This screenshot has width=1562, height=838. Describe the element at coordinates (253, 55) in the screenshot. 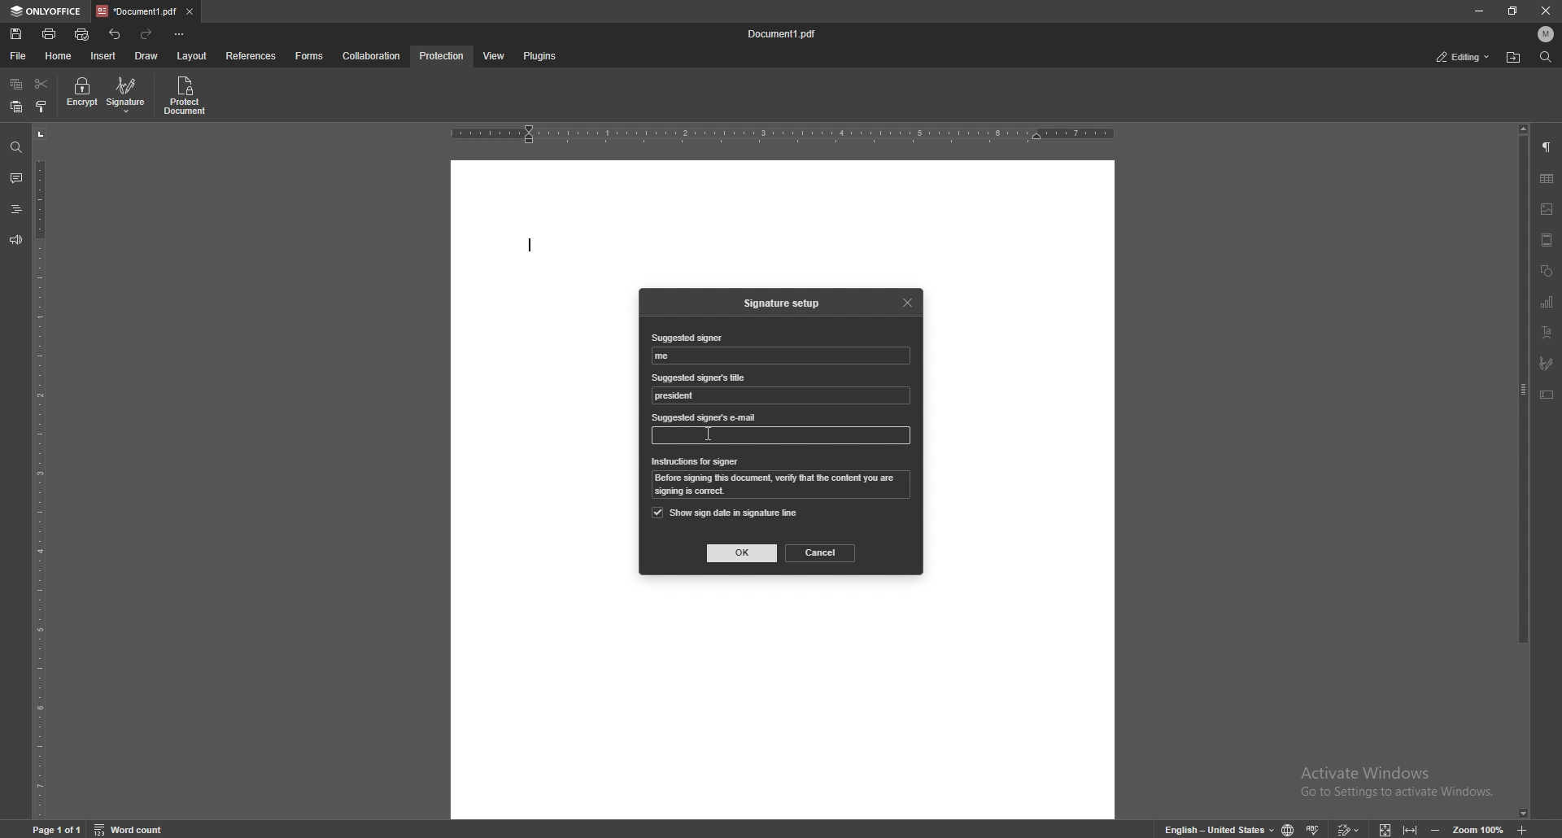

I see `references` at that location.